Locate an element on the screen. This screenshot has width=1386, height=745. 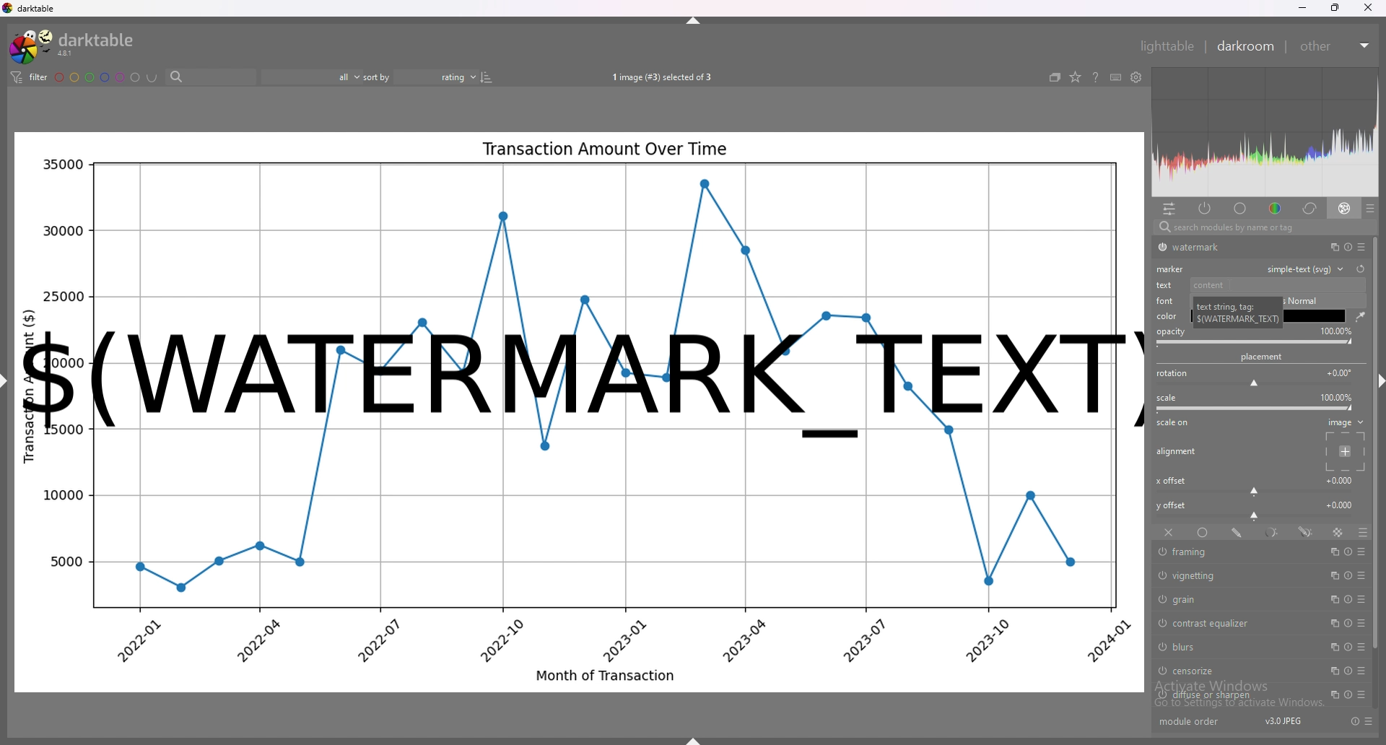
presets is located at coordinates (1363, 552).